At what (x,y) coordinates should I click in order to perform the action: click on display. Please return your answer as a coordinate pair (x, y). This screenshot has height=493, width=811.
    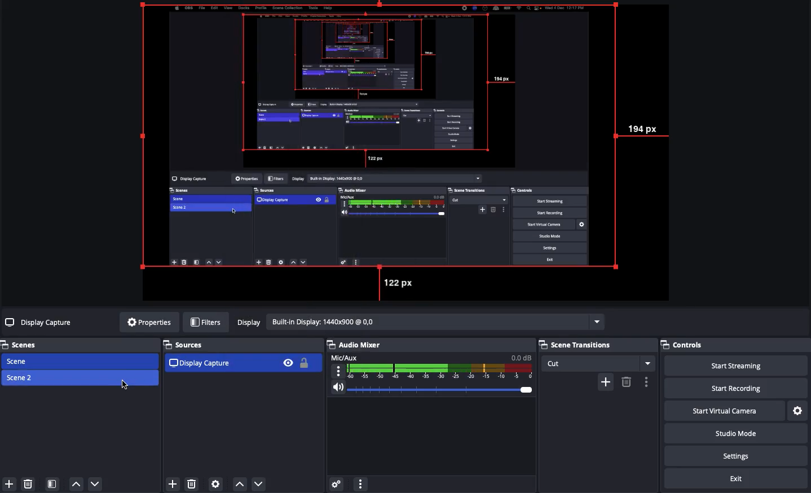
    Looking at the image, I should click on (246, 322).